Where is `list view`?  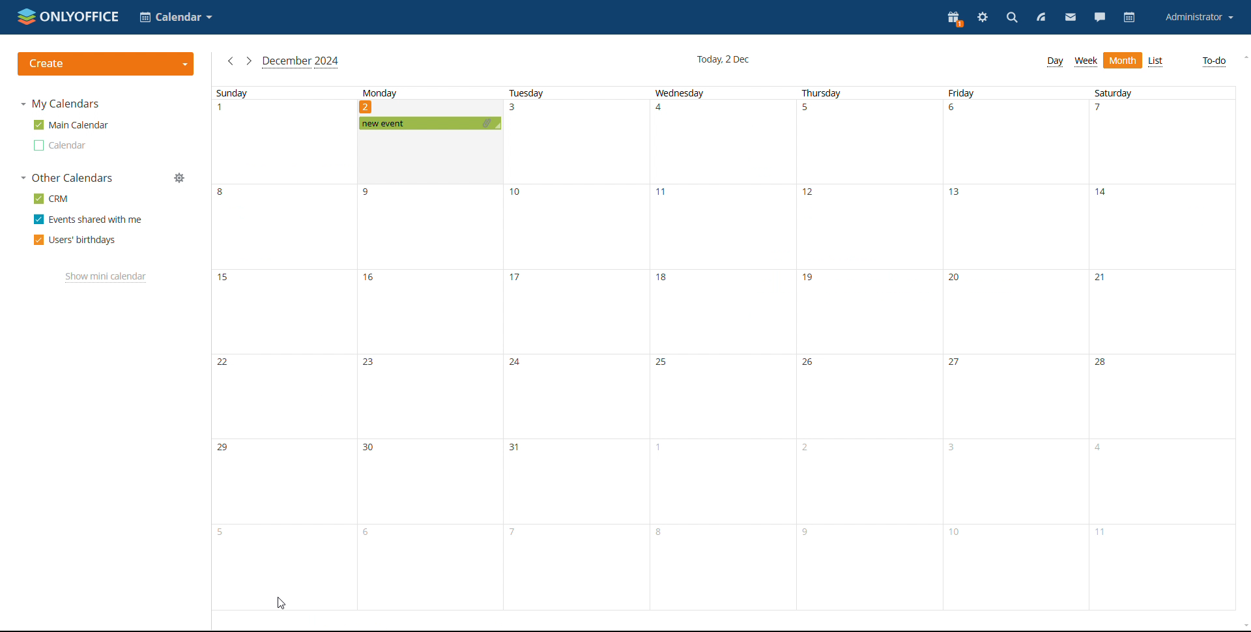
list view is located at coordinates (1157, 61).